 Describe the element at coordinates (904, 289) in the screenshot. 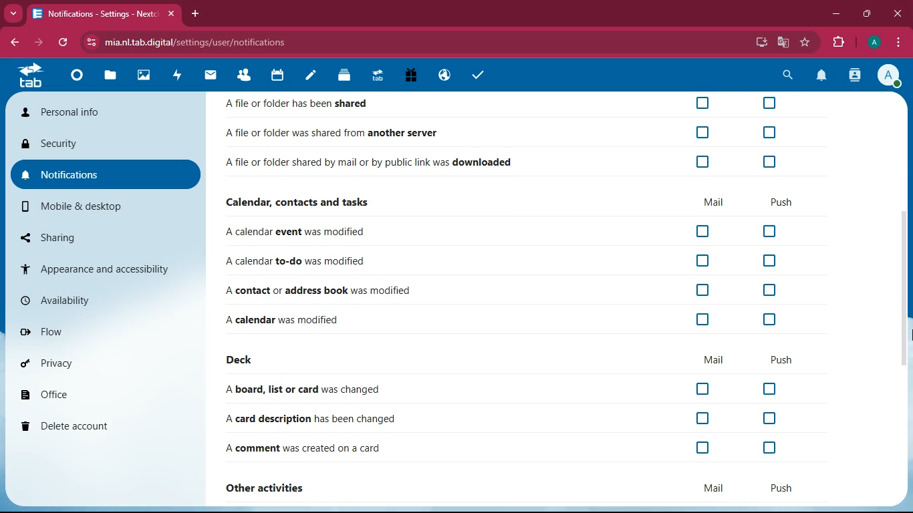

I see `Scroll bar` at that location.